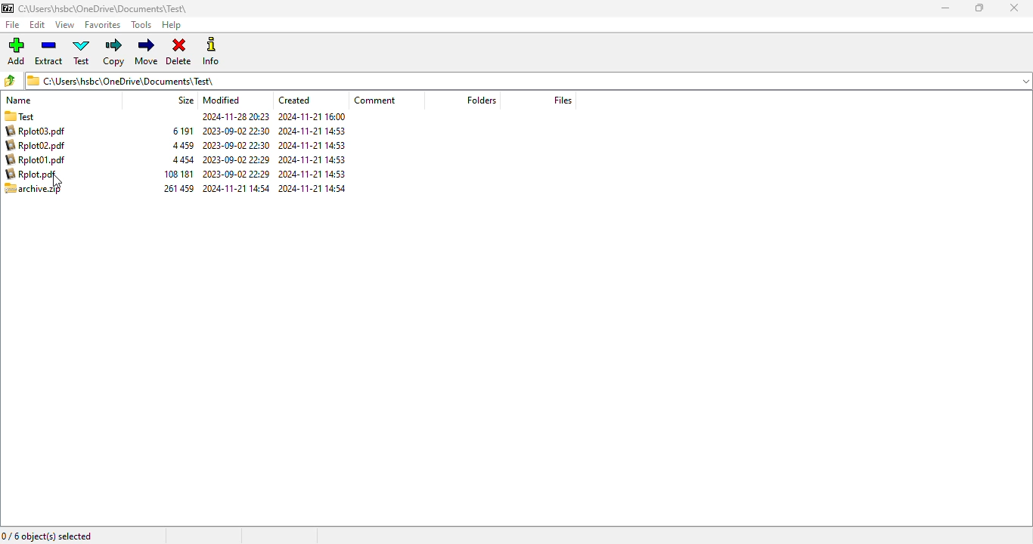 This screenshot has height=544, width=1033. Describe the element at coordinates (979, 7) in the screenshot. I see `maximize` at that location.